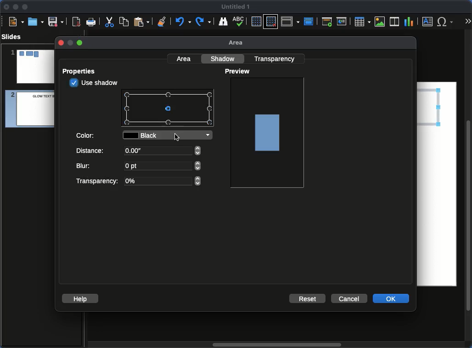 The image size is (472, 348). I want to click on cursor, so click(178, 138).